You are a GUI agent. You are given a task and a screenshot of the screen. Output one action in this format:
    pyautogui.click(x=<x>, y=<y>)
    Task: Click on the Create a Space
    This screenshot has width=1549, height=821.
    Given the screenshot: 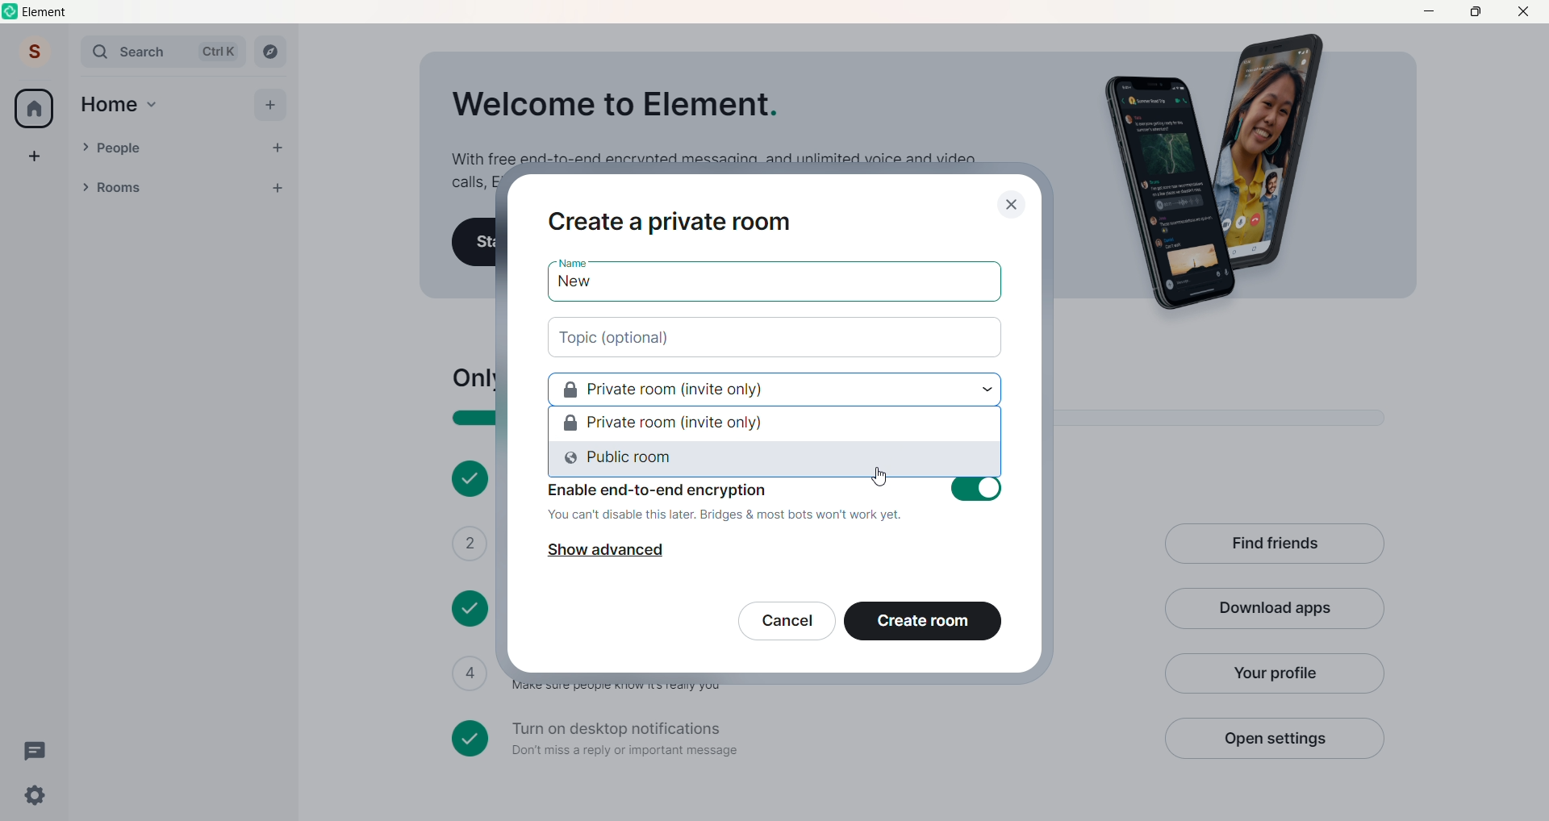 What is the action you would take?
    pyautogui.click(x=35, y=156)
    